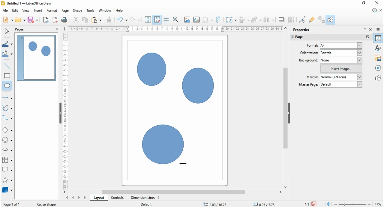 The image size is (384, 207). Describe the element at coordinates (8, 108) in the screenshot. I see `curves and polygons` at that location.